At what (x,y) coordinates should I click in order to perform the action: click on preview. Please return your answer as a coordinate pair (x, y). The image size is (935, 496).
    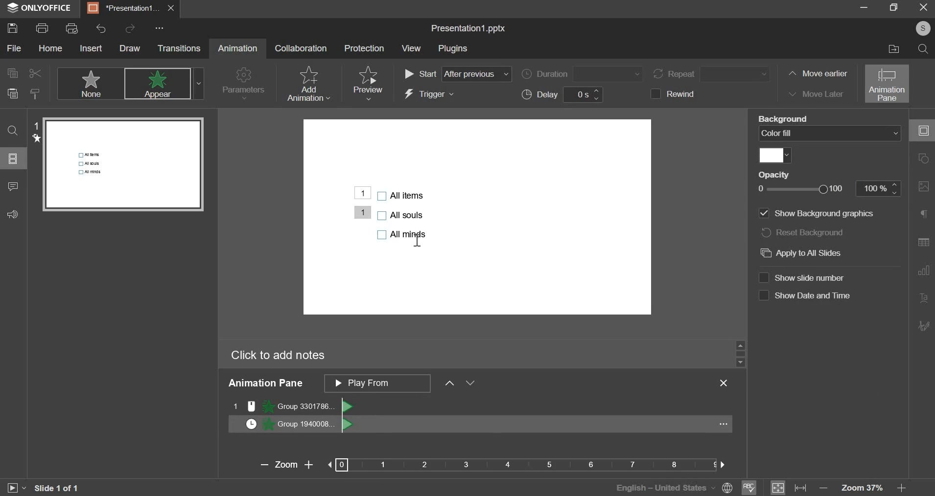
    Looking at the image, I should click on (367, 83).